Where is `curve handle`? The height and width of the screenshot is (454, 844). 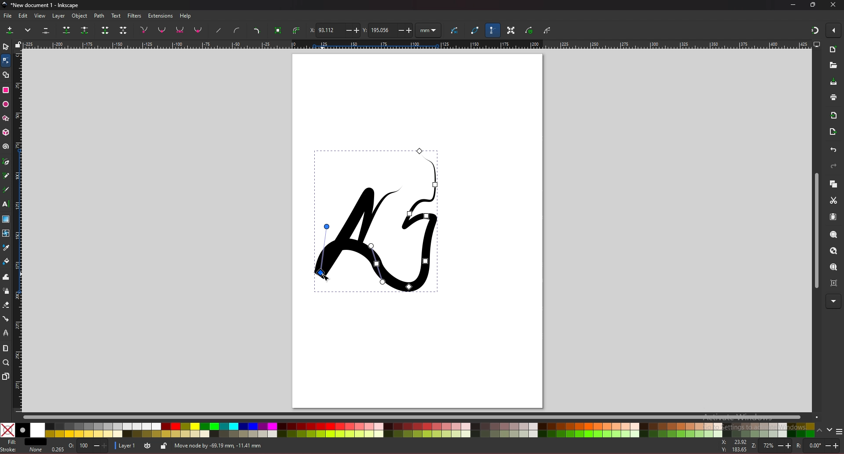
curve handle is located at coordinates (237, 30).